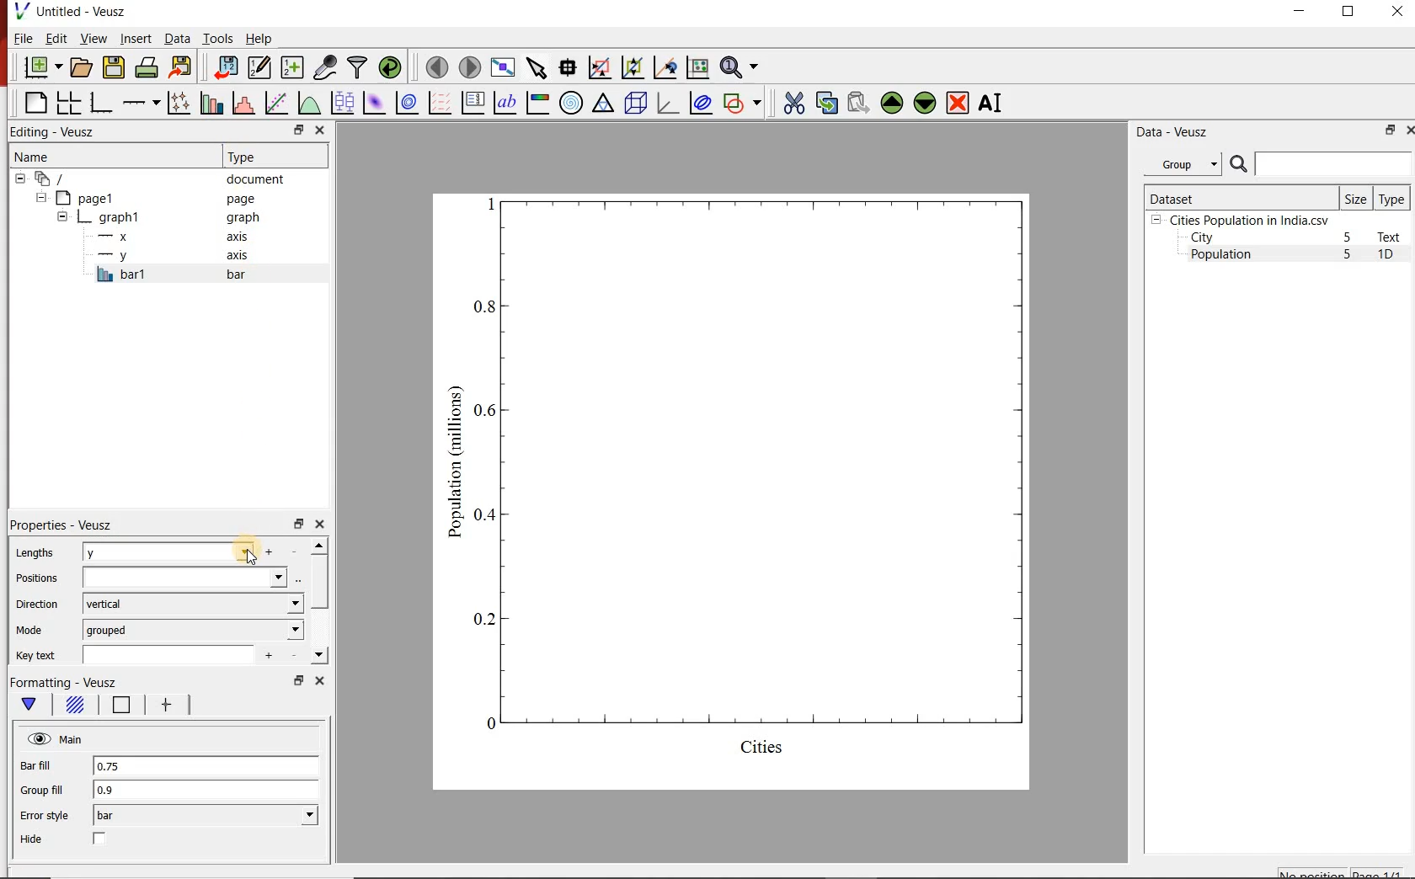 The width and height of the screenshot is (1415, 879). I want to click on close, so click(1408, 130).